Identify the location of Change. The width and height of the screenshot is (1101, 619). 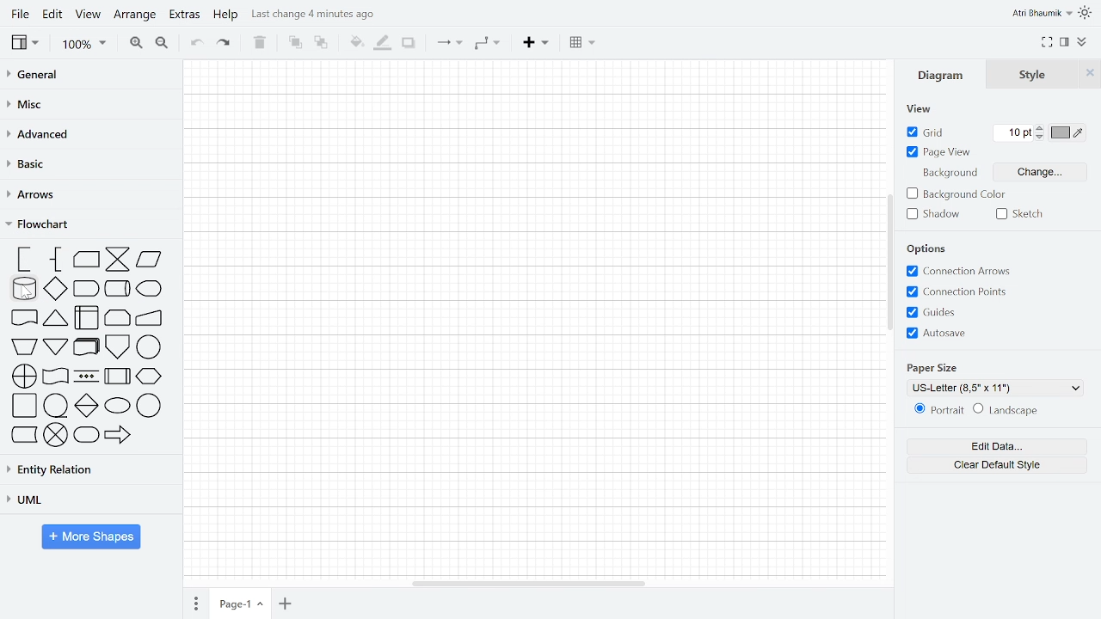
(1042, 172).